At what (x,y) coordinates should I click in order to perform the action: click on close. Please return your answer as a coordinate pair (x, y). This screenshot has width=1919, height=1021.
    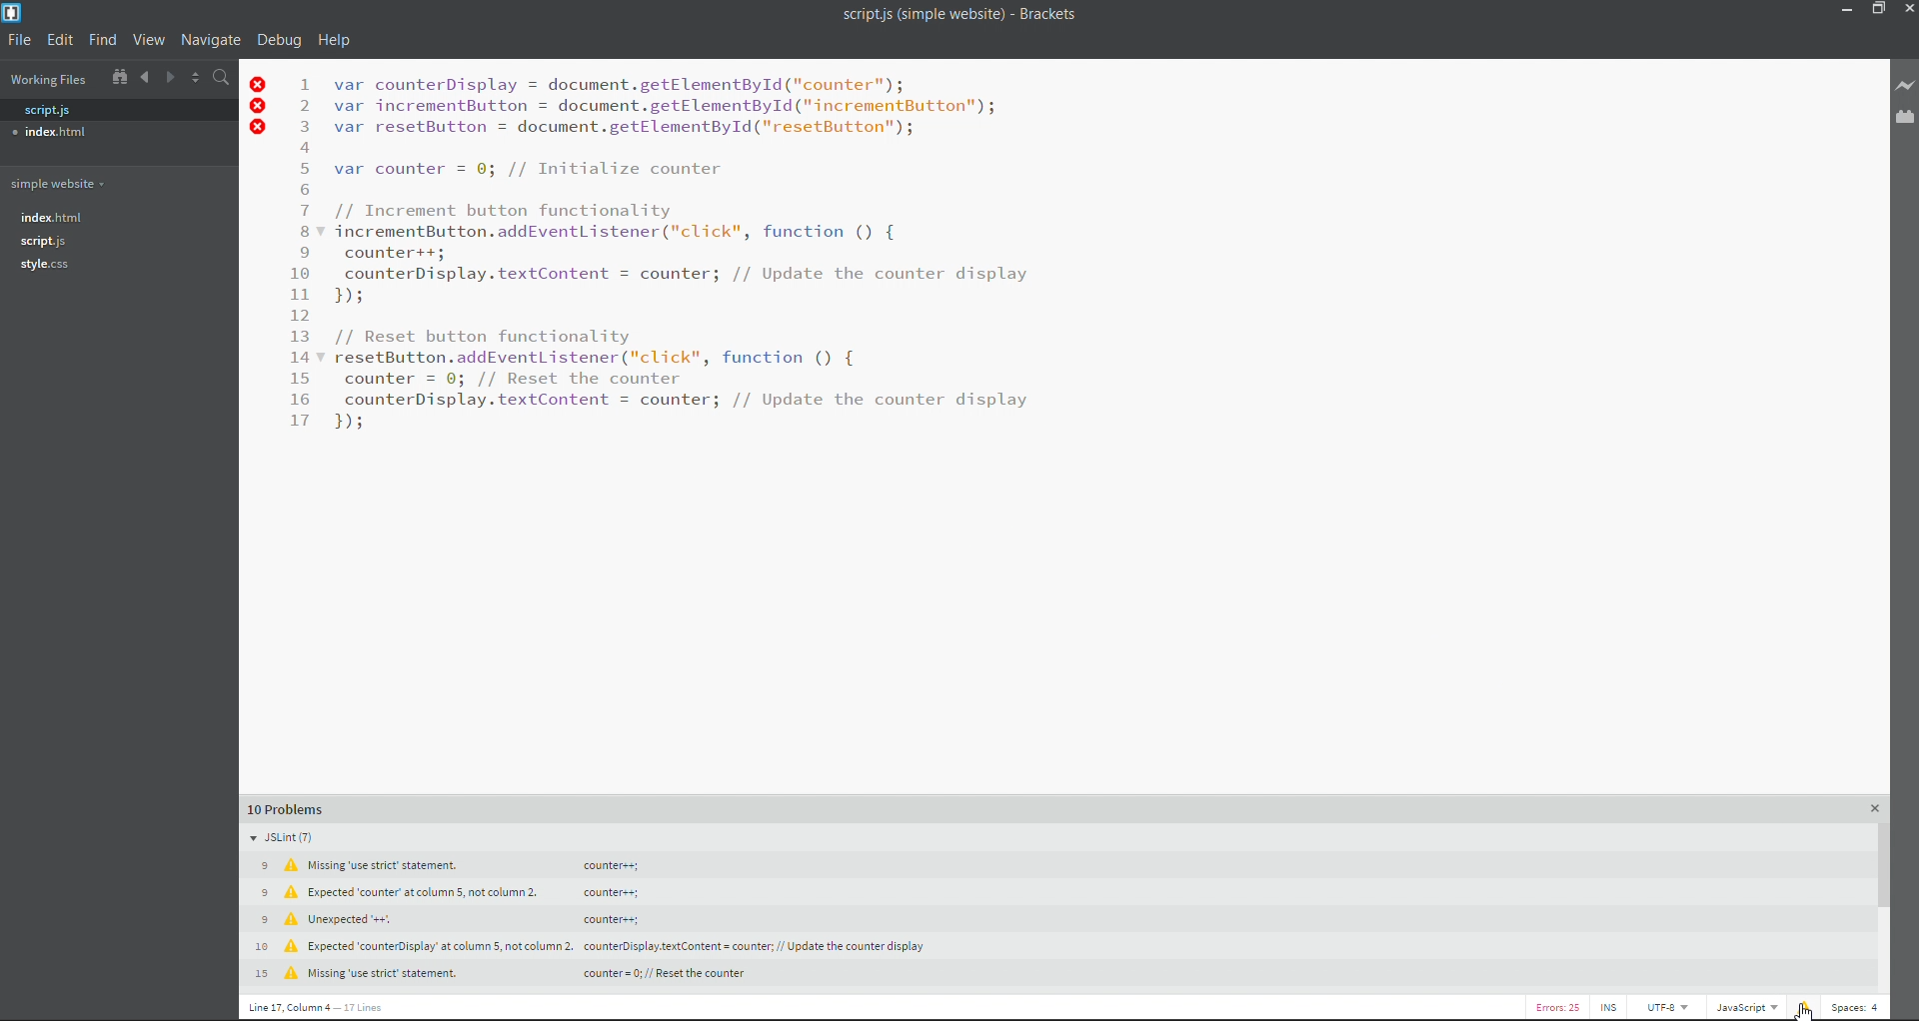
    Looking at the image, I should click on (1906, 9).